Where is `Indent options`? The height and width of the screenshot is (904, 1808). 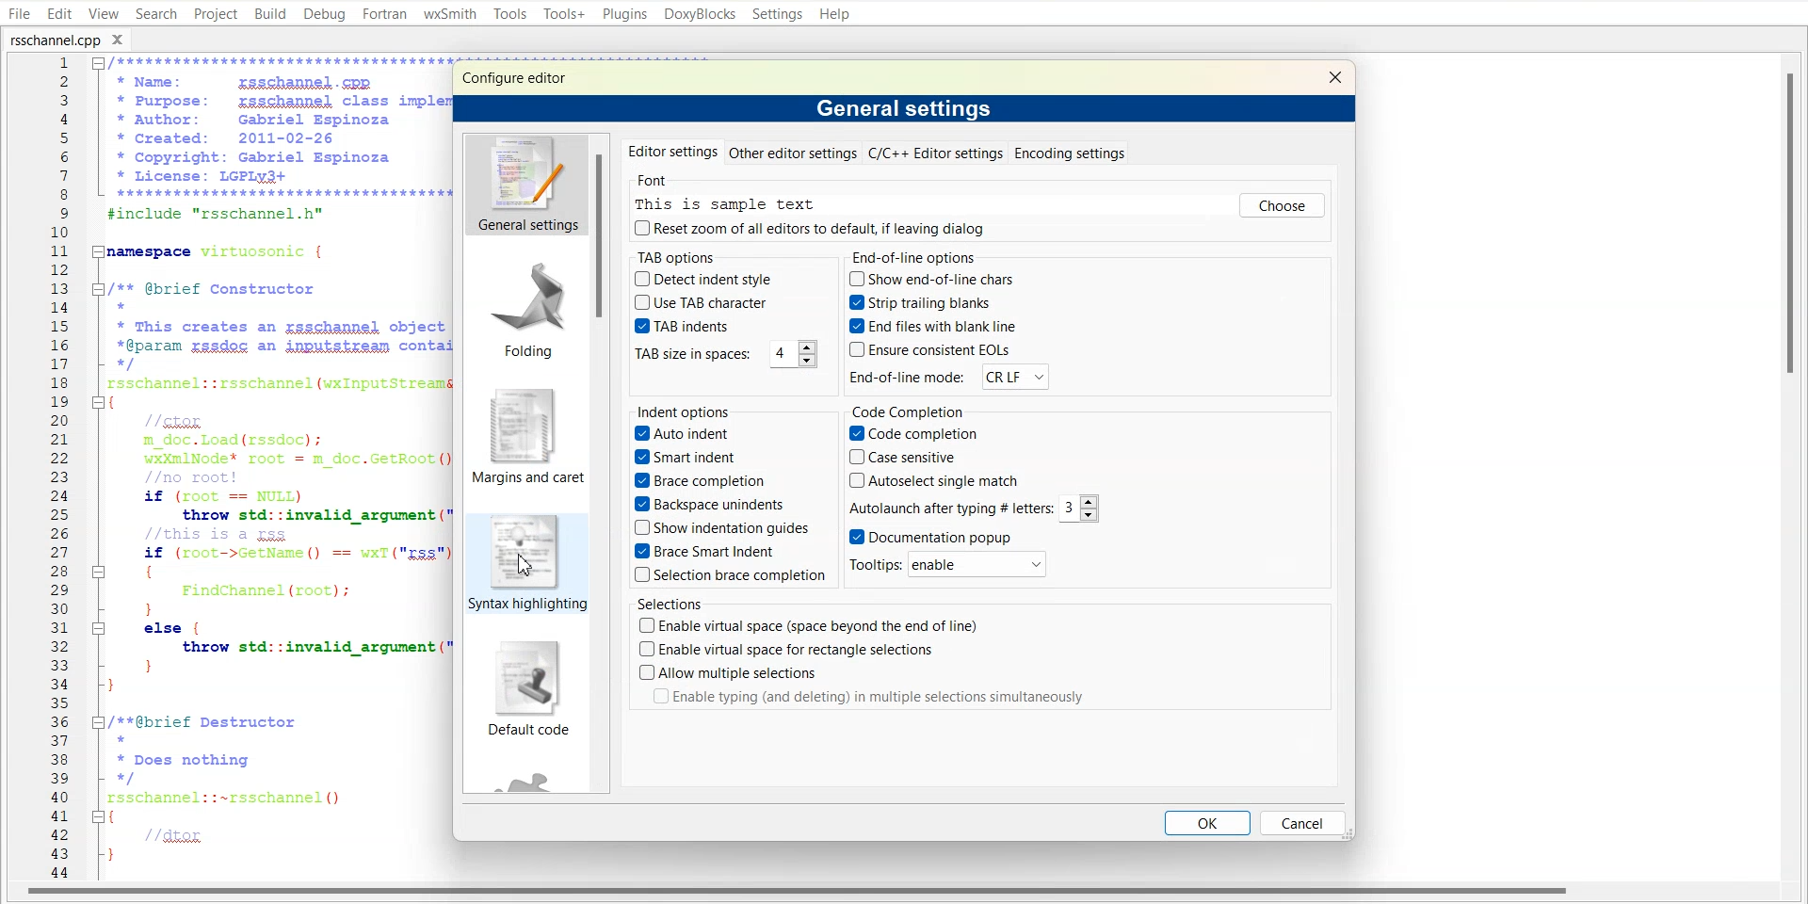
Indent options is located at coordinates (684, 412).